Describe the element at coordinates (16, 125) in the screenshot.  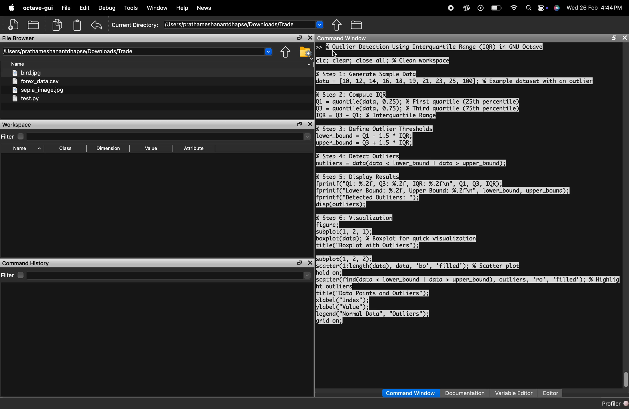
I see `Workspace` at that location.